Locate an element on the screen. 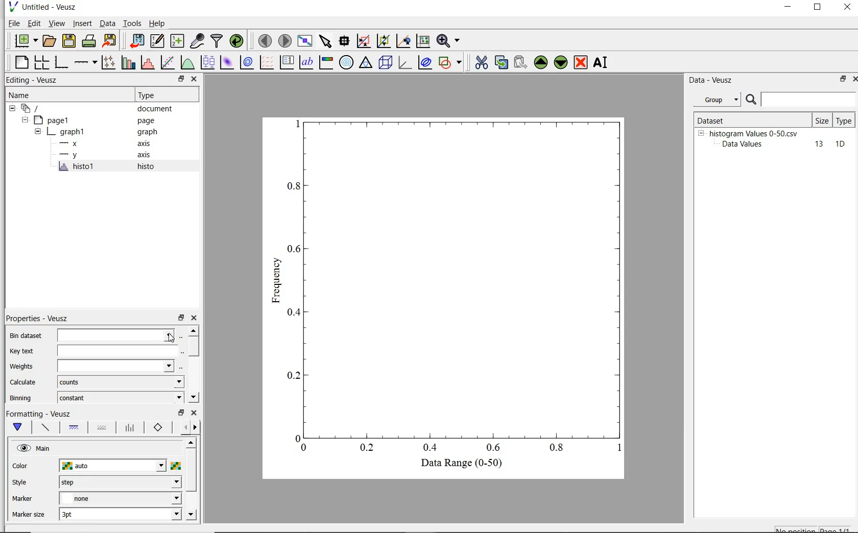 The height and width of the screenshot is (533, 858). editing-veusz is located at coordinates (32, 80).